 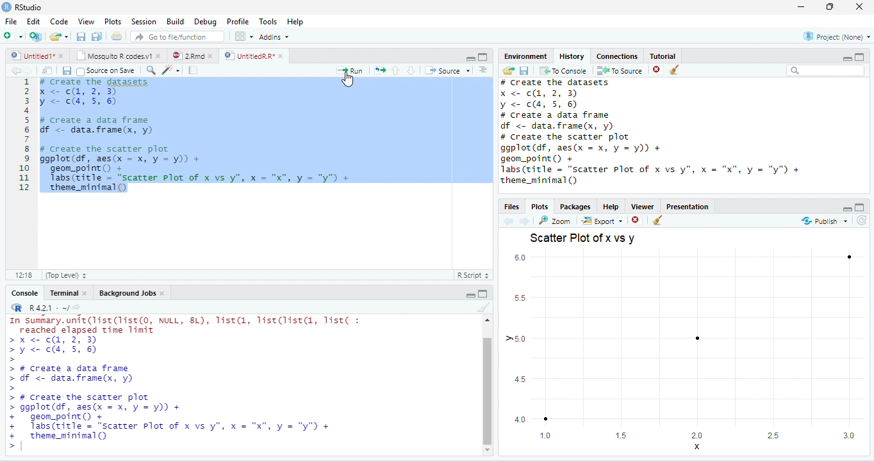 I want to click on Background Jobs, so click(x=126, y=294).